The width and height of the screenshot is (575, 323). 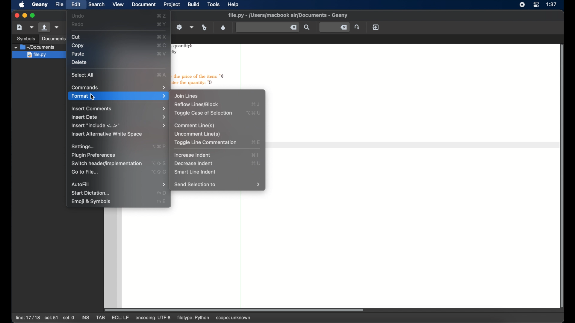 I want to click on comment lines, so click(x=194, y=125).